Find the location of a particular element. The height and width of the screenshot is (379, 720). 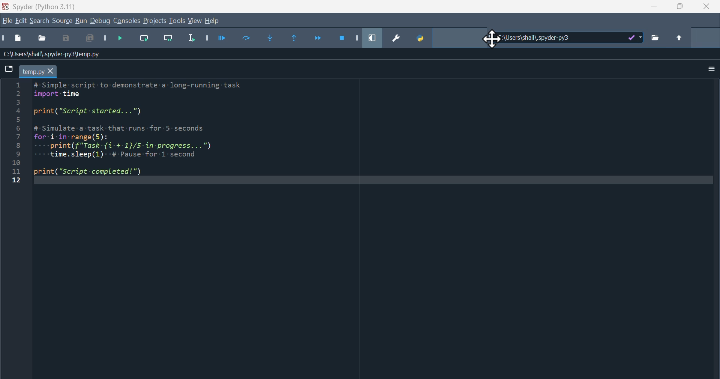

New file is located at coordinates (13, 41).